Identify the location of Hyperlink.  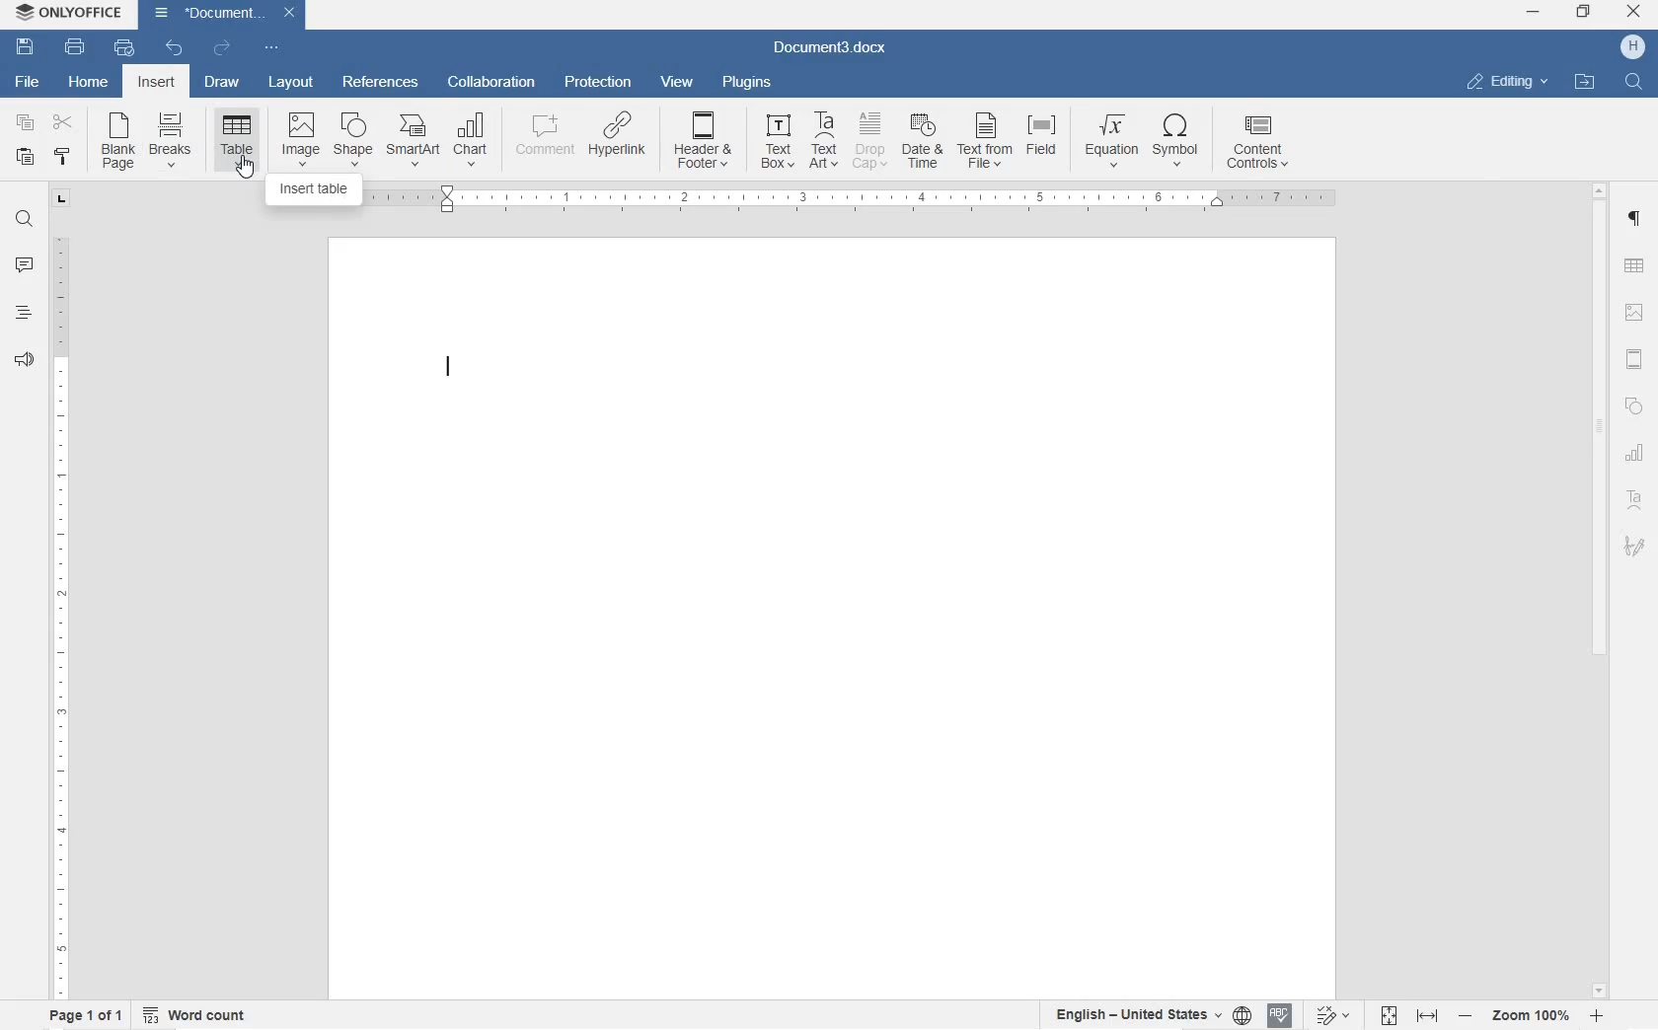
(616, 141).